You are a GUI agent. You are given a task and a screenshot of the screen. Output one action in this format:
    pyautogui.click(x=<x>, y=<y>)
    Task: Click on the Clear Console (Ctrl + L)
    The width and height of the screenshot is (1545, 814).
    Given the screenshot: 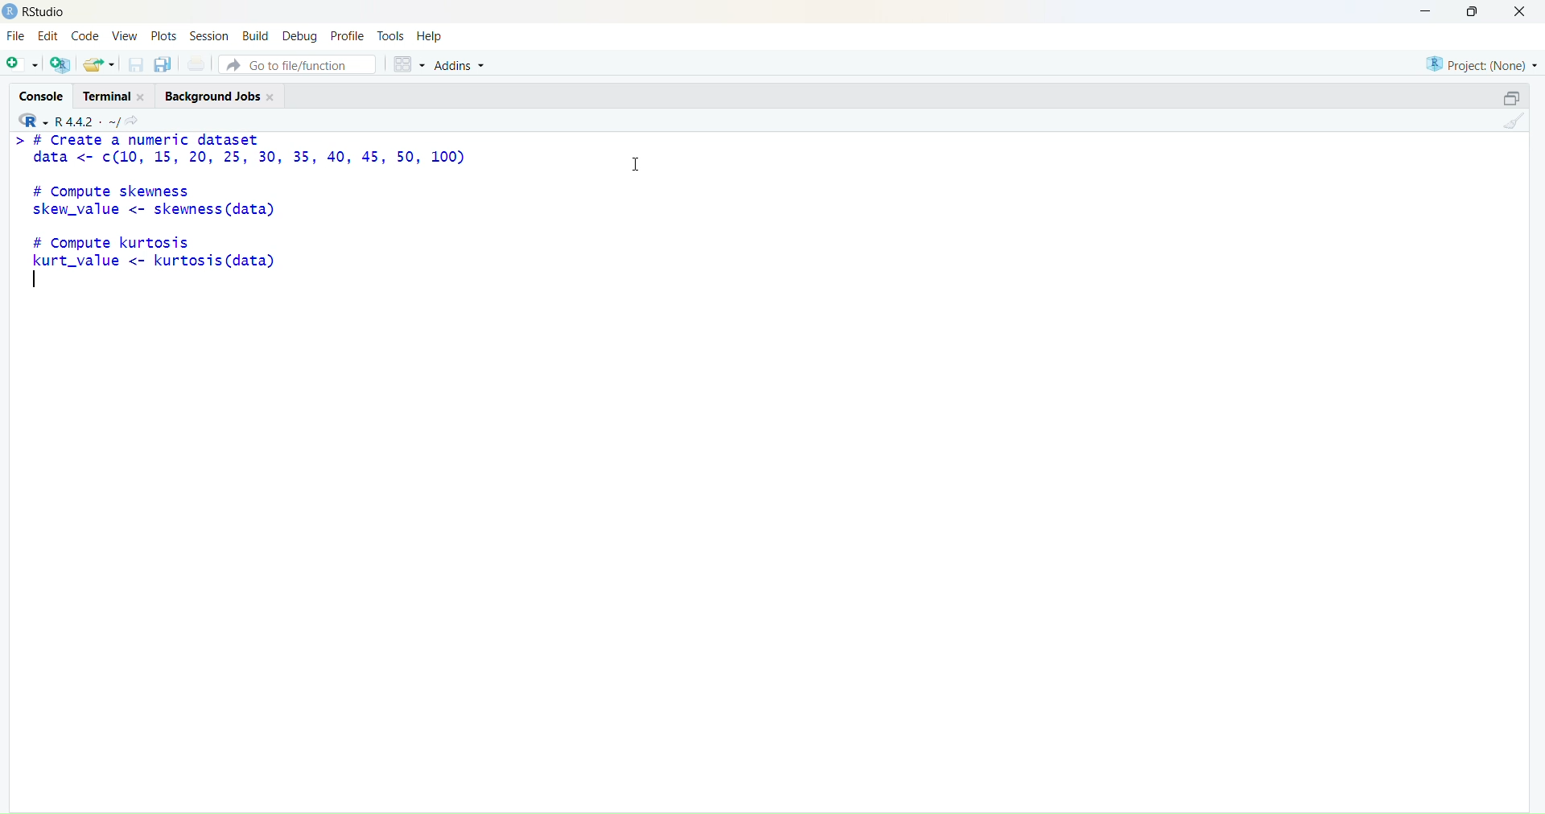 What is the action you would take?
    pyautogui.click(x=1510, y=127)
    